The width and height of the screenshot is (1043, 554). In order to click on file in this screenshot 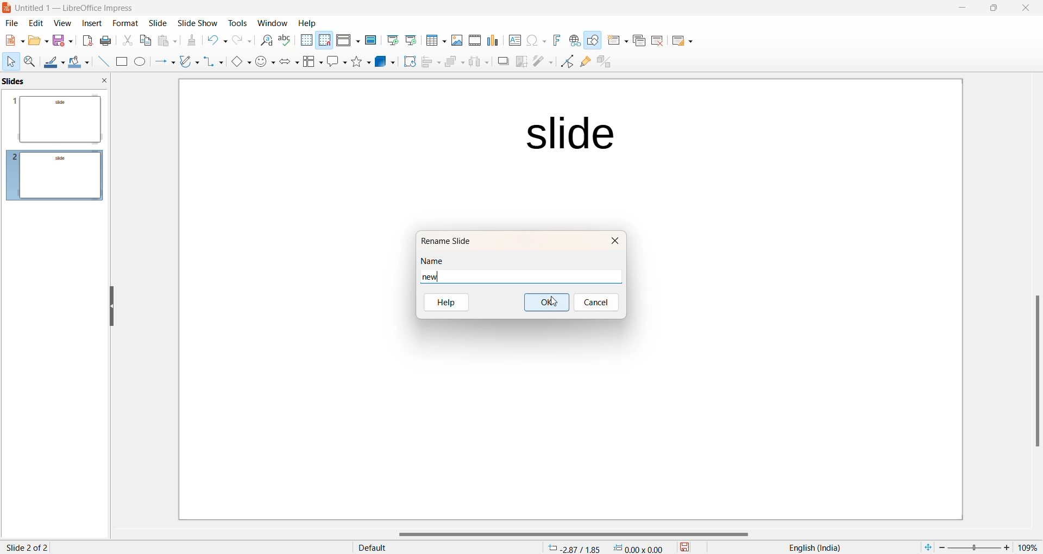, I will do `click(10, 24)`.